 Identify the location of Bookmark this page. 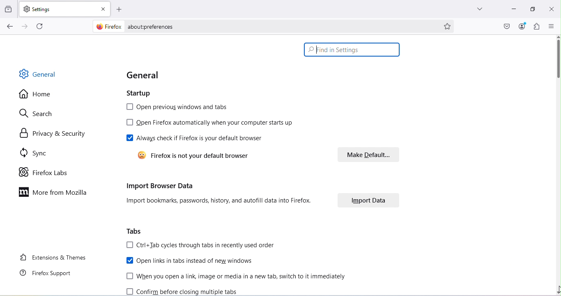
(452, 27).